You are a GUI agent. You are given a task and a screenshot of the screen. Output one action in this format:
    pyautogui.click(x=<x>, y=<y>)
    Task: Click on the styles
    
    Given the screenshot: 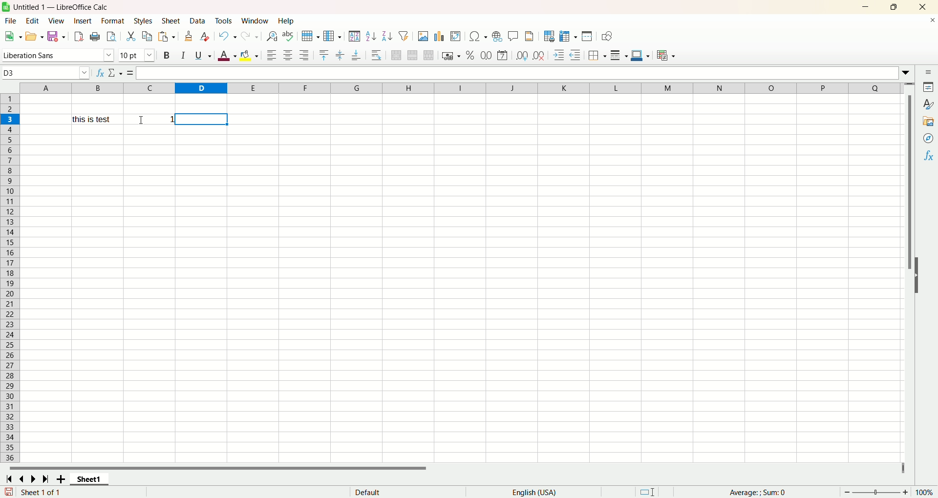 What is the action you would take?
    pyautogui.click(x=928, y=104)
    